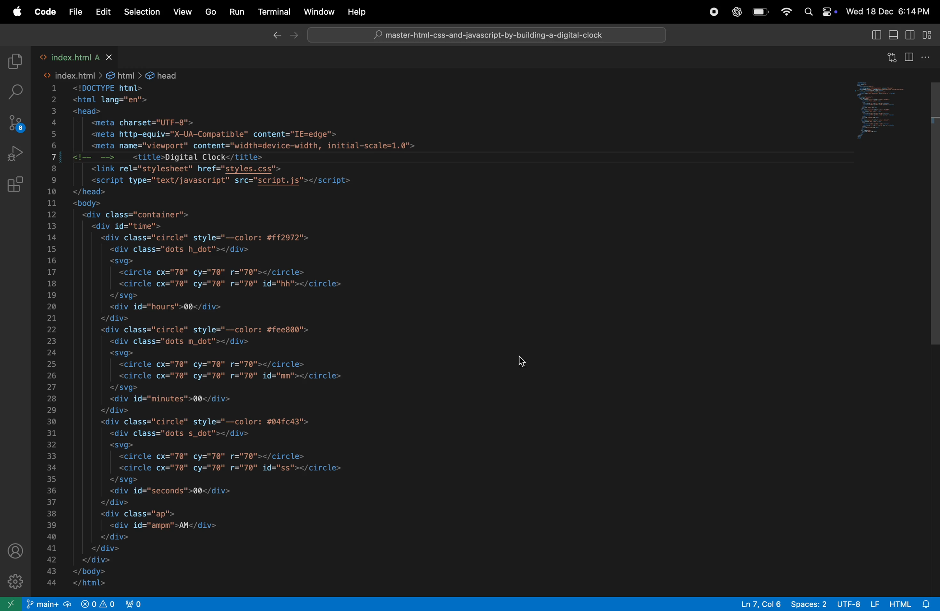 The height and width of the screenshot is (611, 940). Describe the element at coordinates (180, 12) in the screenshot. I see `view` at that location.